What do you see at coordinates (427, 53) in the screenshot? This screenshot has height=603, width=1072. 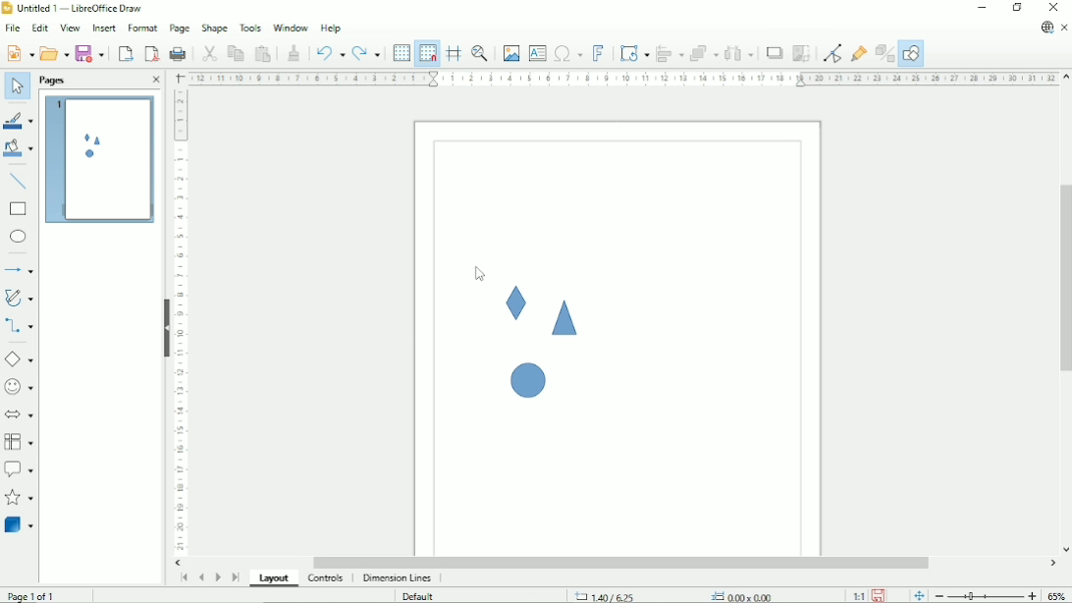 I see `Snap to grid` at bounding box center [427, 53].